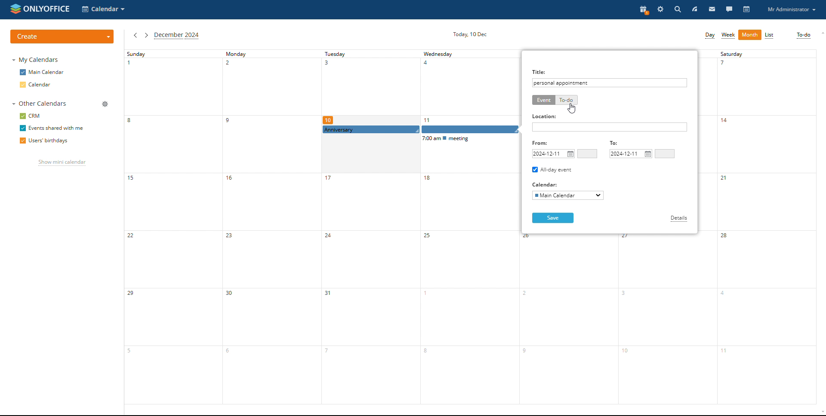 This screenshot has width=826, height=416. Describe the element at coordinates (105, 104) in the screenshot. I see `manage` at that location.